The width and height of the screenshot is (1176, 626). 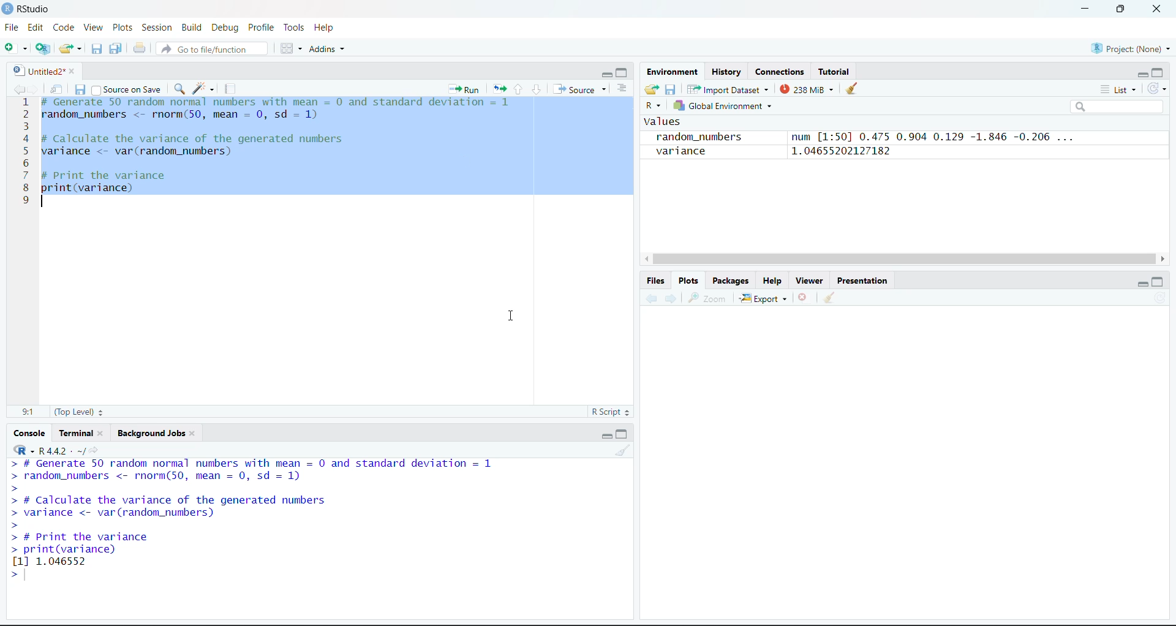 I want to click on 1.04655202127182, so click(x=840, y=151).